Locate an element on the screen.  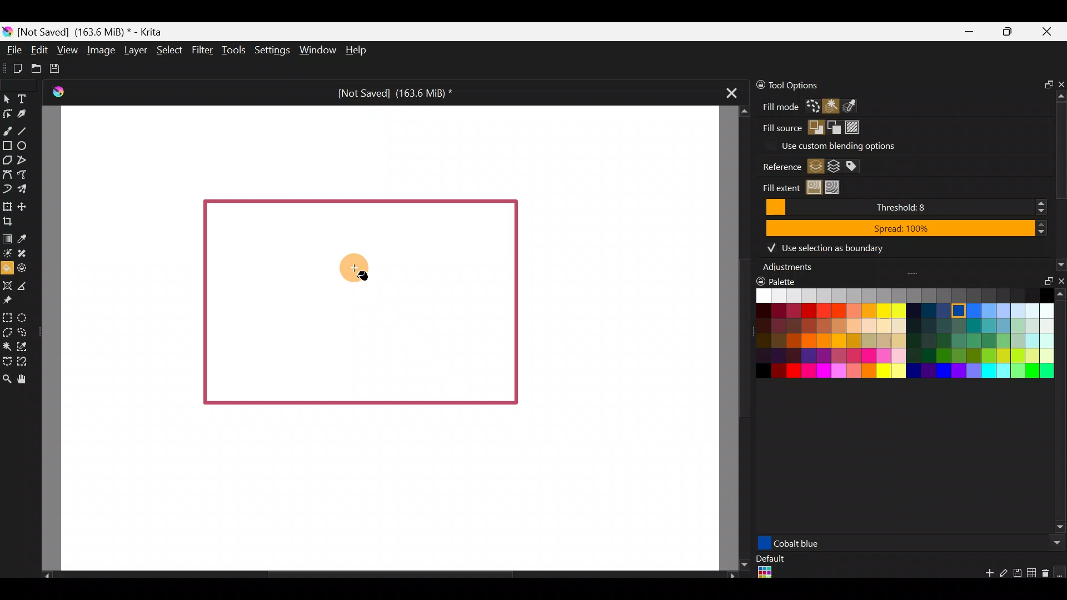
Maximize is located at coordinates (1009, 32).